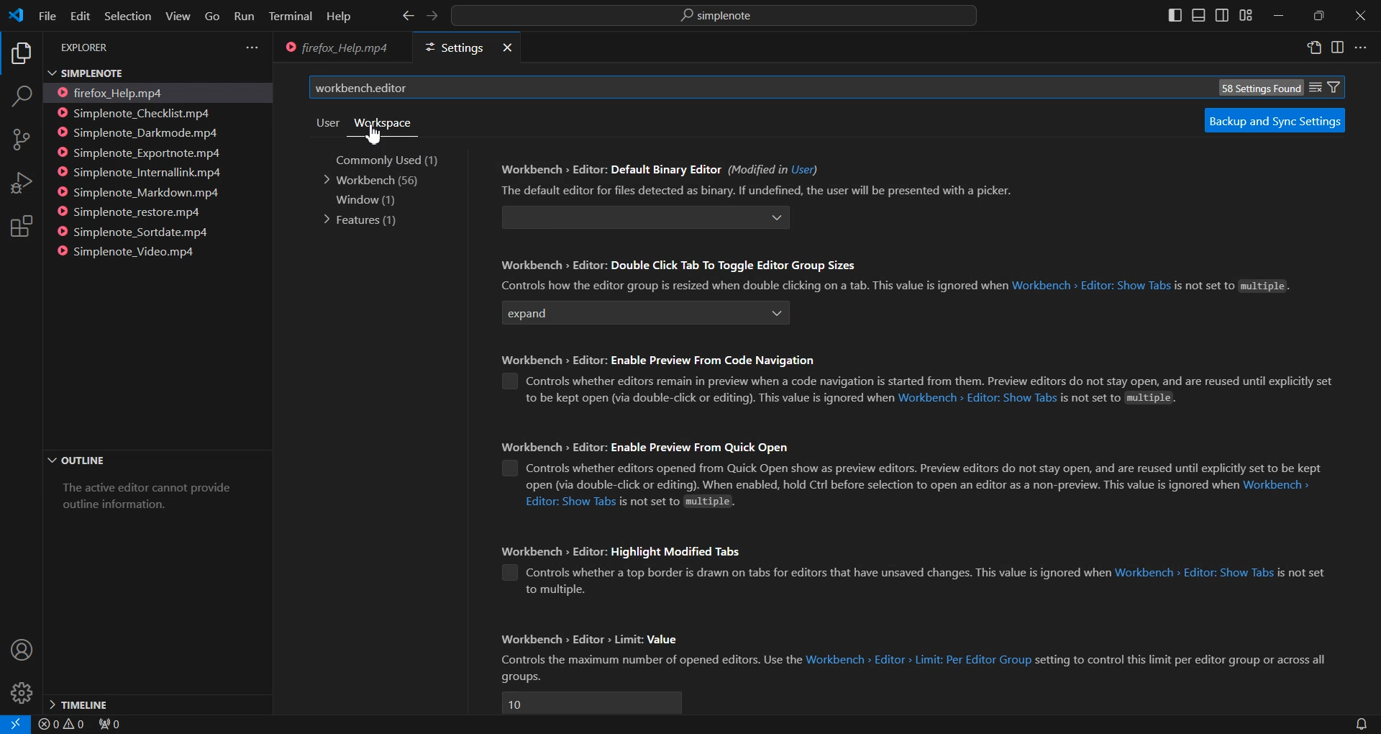  Describe the element at coordinates (127, 16) in the screenshot. I see `Selection` at that location.